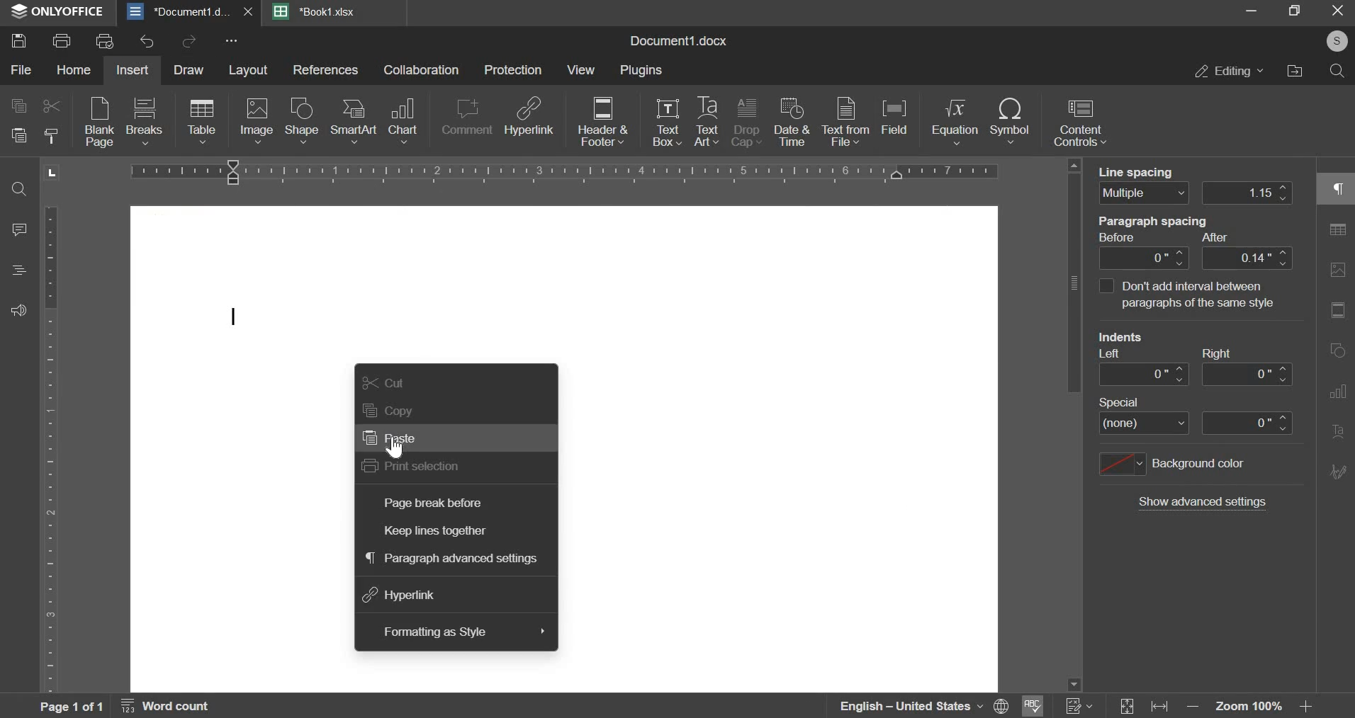 This screenshot has height=718, width=1355. What do you see at coordinates (395, 448) in the screenshot?
I see `Cursor` at bounding box center [395, 448].